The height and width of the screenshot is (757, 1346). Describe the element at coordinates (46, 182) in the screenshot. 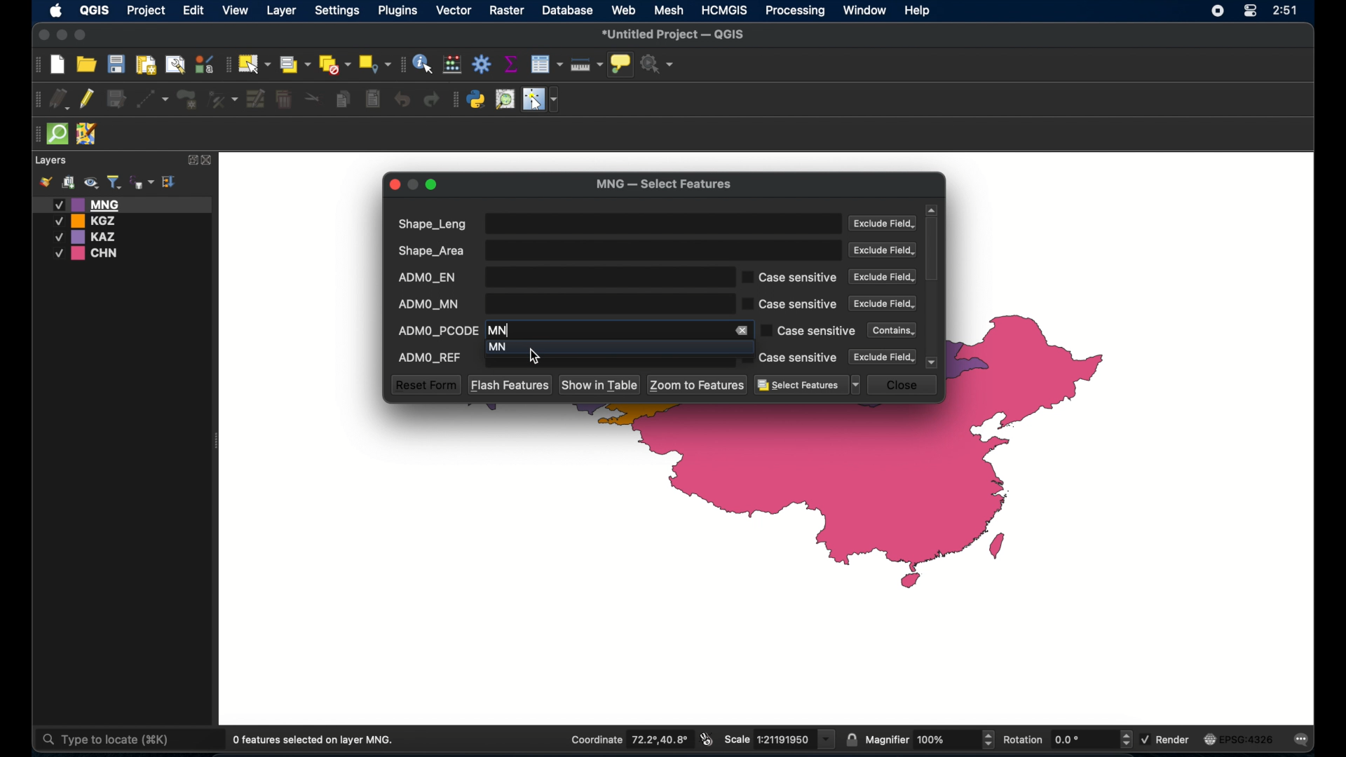

I see `open layer styling panel` at that location.